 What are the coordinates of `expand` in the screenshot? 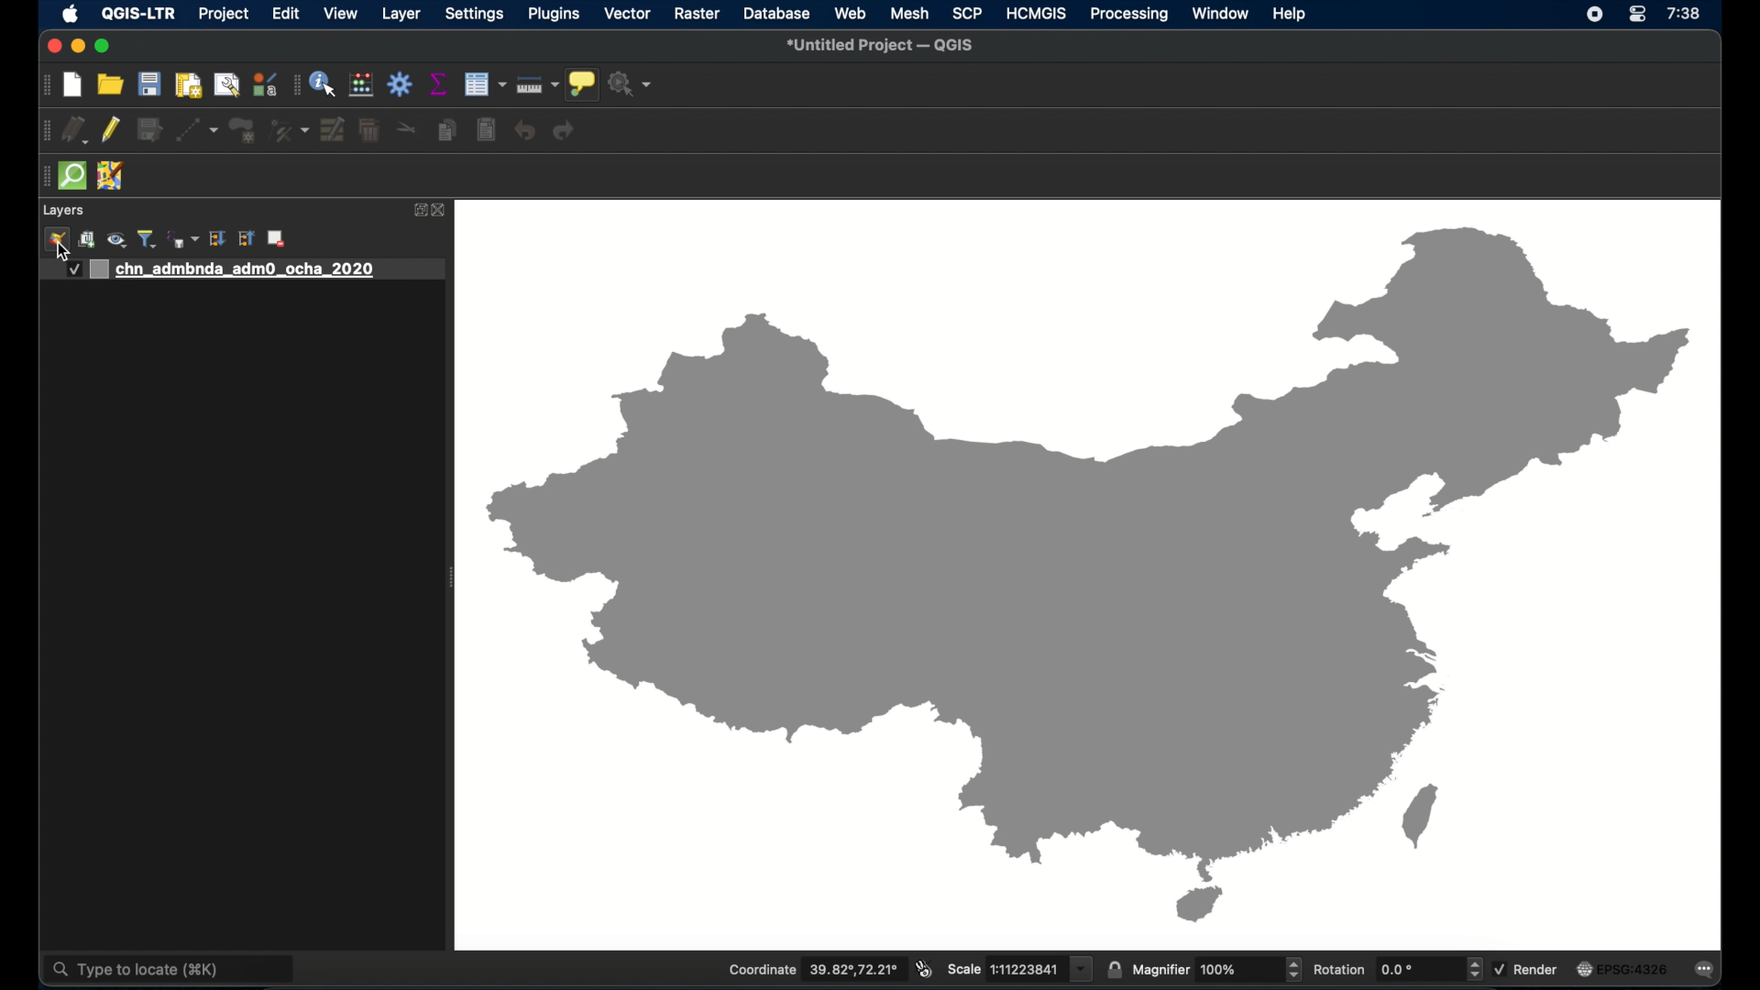 It's located at (419, 209).